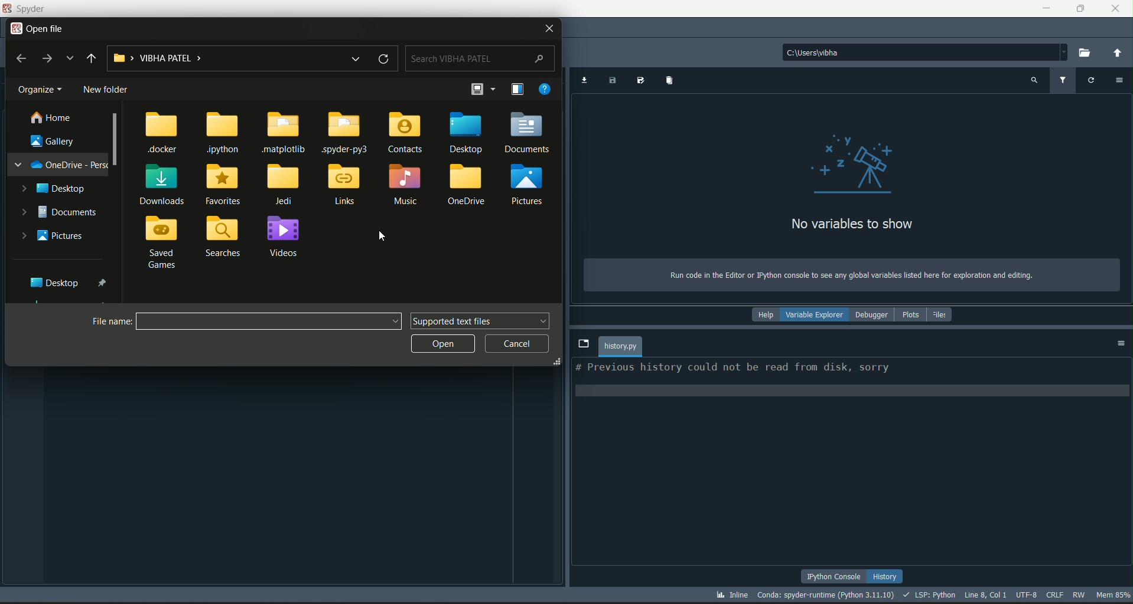 This screenshot has height=604, width=1133. I want to click on get help, so click(547, 88).